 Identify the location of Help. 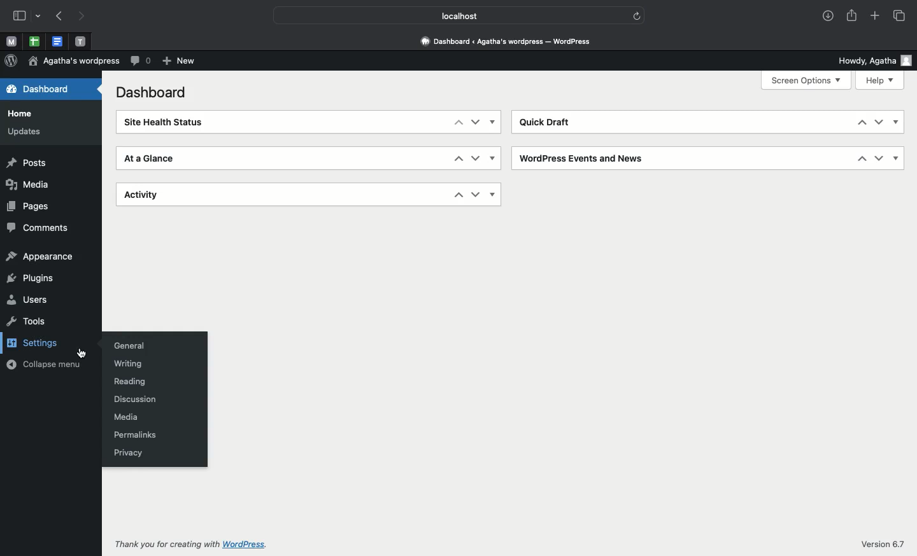
(879, 81).